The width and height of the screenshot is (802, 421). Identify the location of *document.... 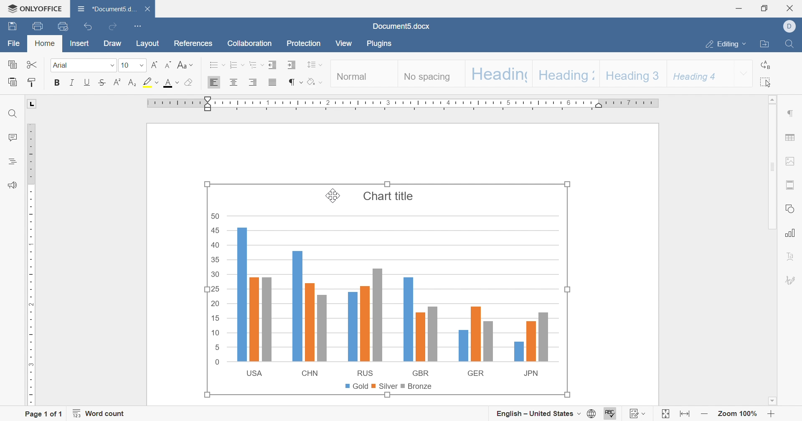
(105, 8).